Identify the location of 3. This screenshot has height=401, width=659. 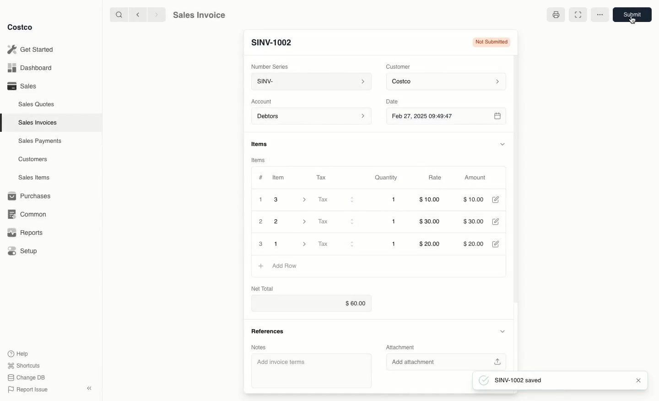
(260, 244).